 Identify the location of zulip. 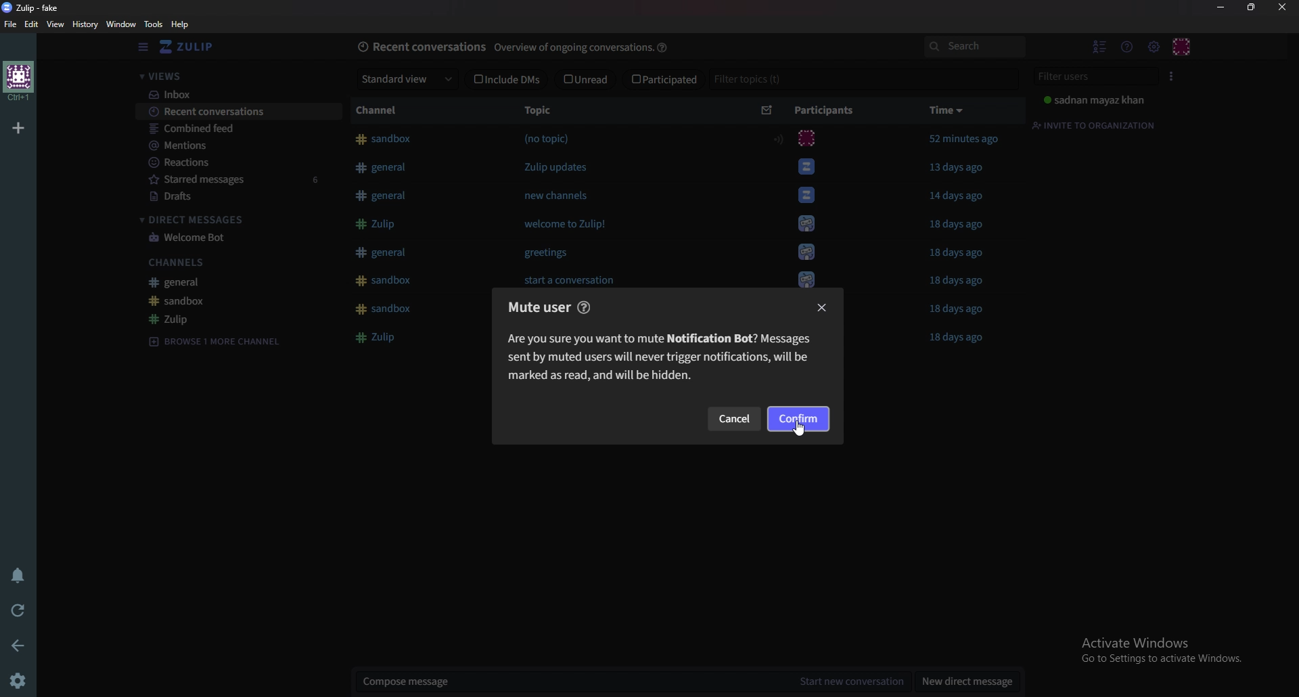
(225, 317).